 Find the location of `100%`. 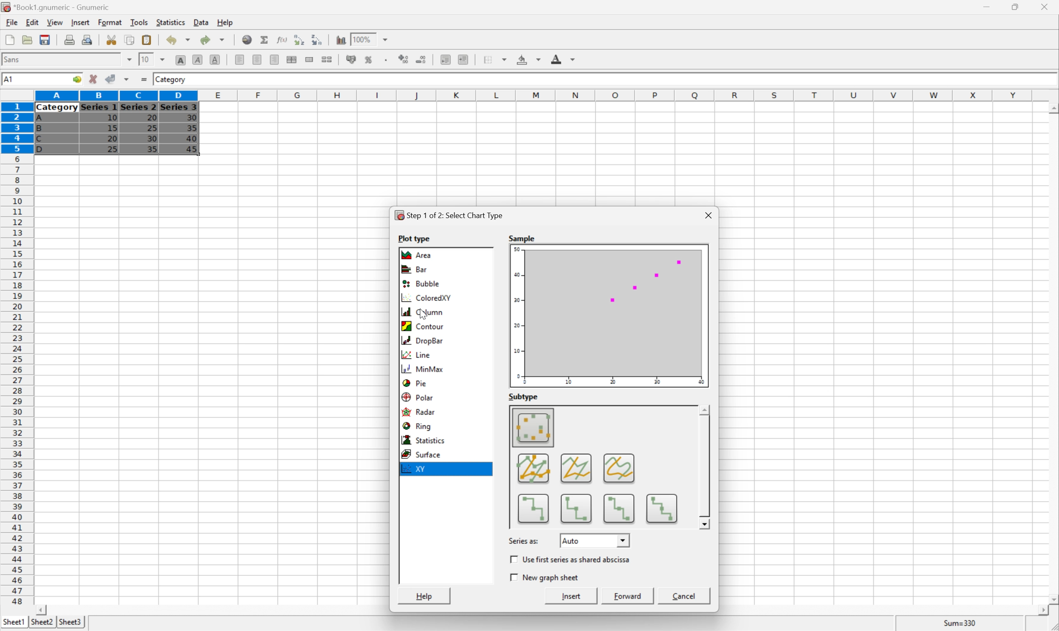

100% is located at coordinates (363, 39).